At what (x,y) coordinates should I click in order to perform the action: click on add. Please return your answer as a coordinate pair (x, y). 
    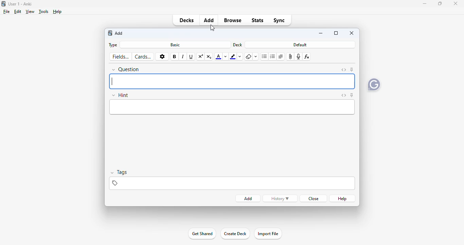
    Looking at the image, I should click on (119, 33).